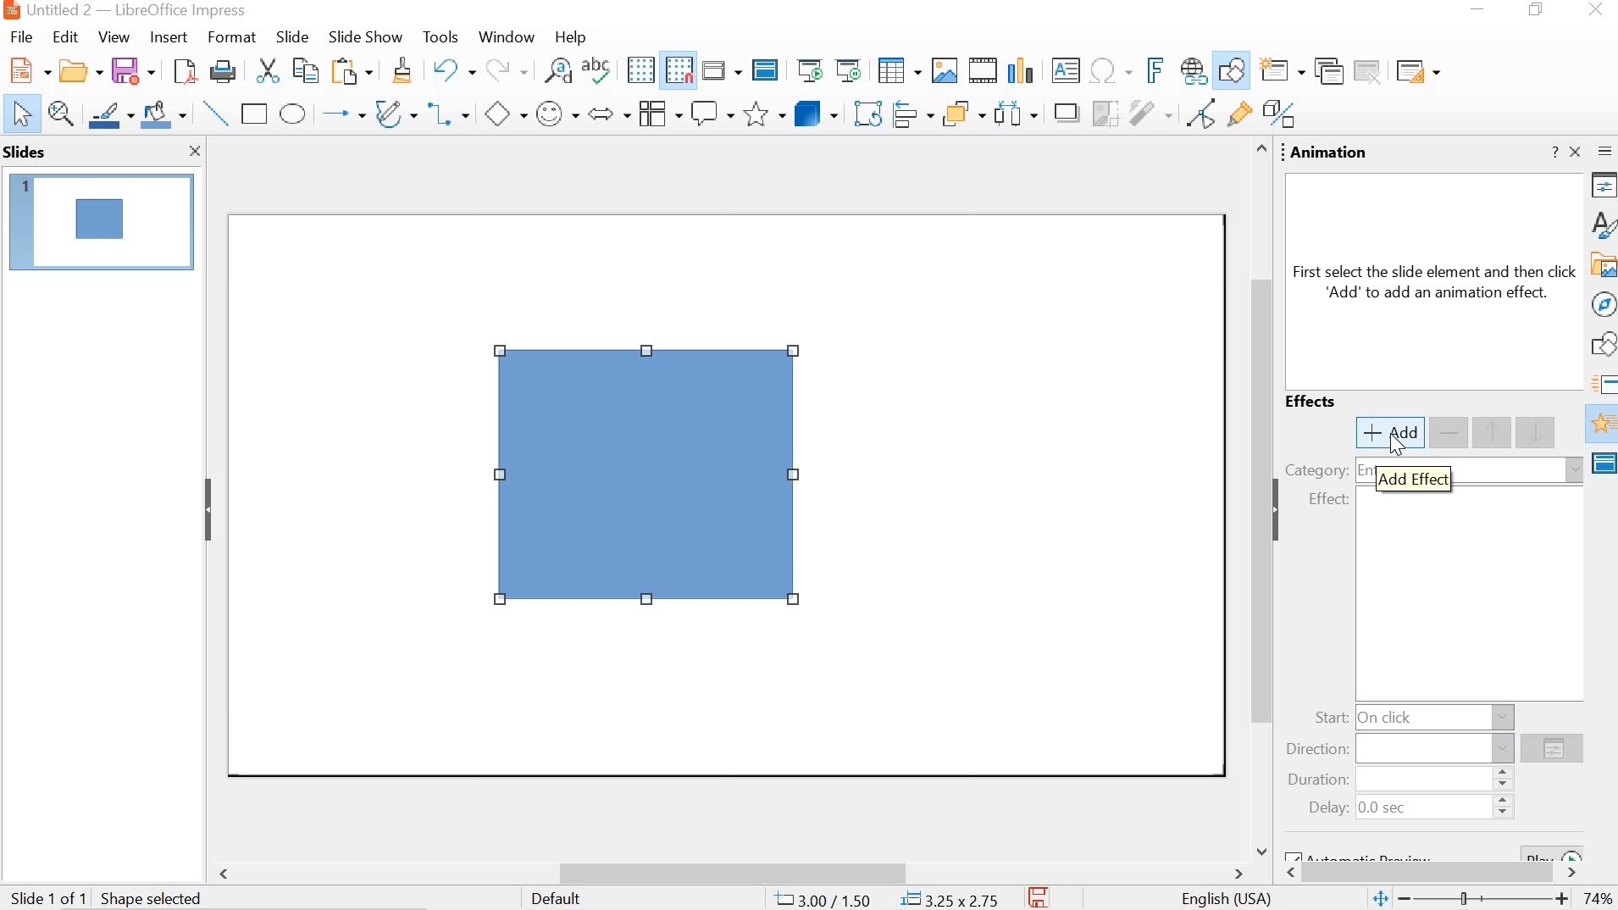 This screenshot has width=1618, height=910. What do you see at coordinates (1397, 778) in the screenshot?
I see `duration` at bounding box center [1397, 778].